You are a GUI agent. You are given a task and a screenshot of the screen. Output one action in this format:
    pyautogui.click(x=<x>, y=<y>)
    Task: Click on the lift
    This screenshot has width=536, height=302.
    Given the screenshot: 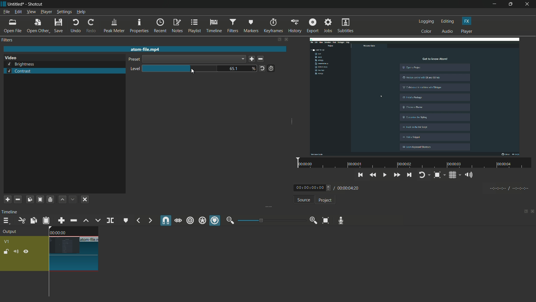 What is the action you would take?
    pyautogui.click(x=86, y=220)
    